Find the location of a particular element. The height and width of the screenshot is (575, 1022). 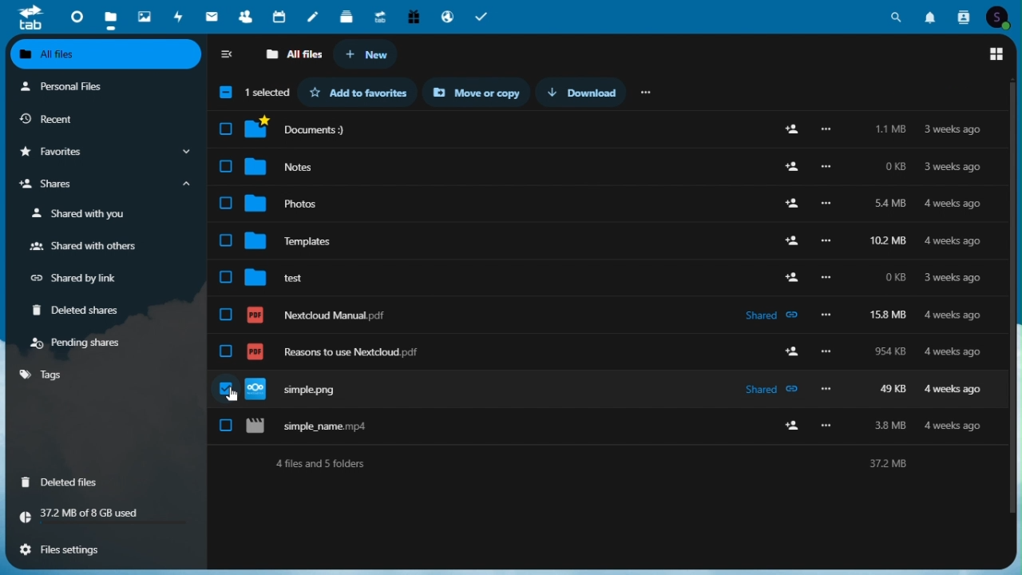

recent is located at coordinates (103, 119).